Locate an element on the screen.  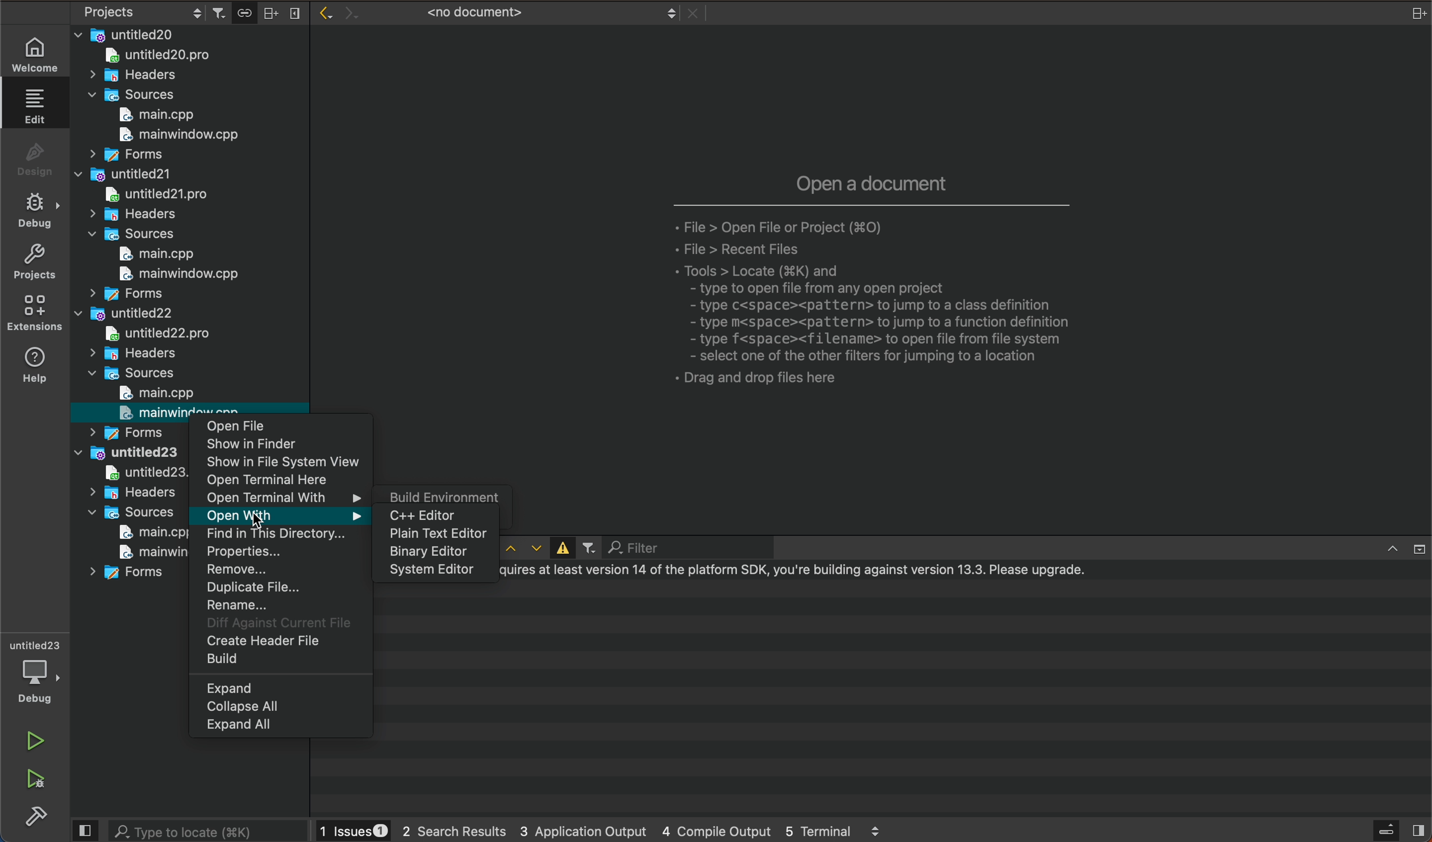
mainwindow.cpp is located at coordinates (138, 552).